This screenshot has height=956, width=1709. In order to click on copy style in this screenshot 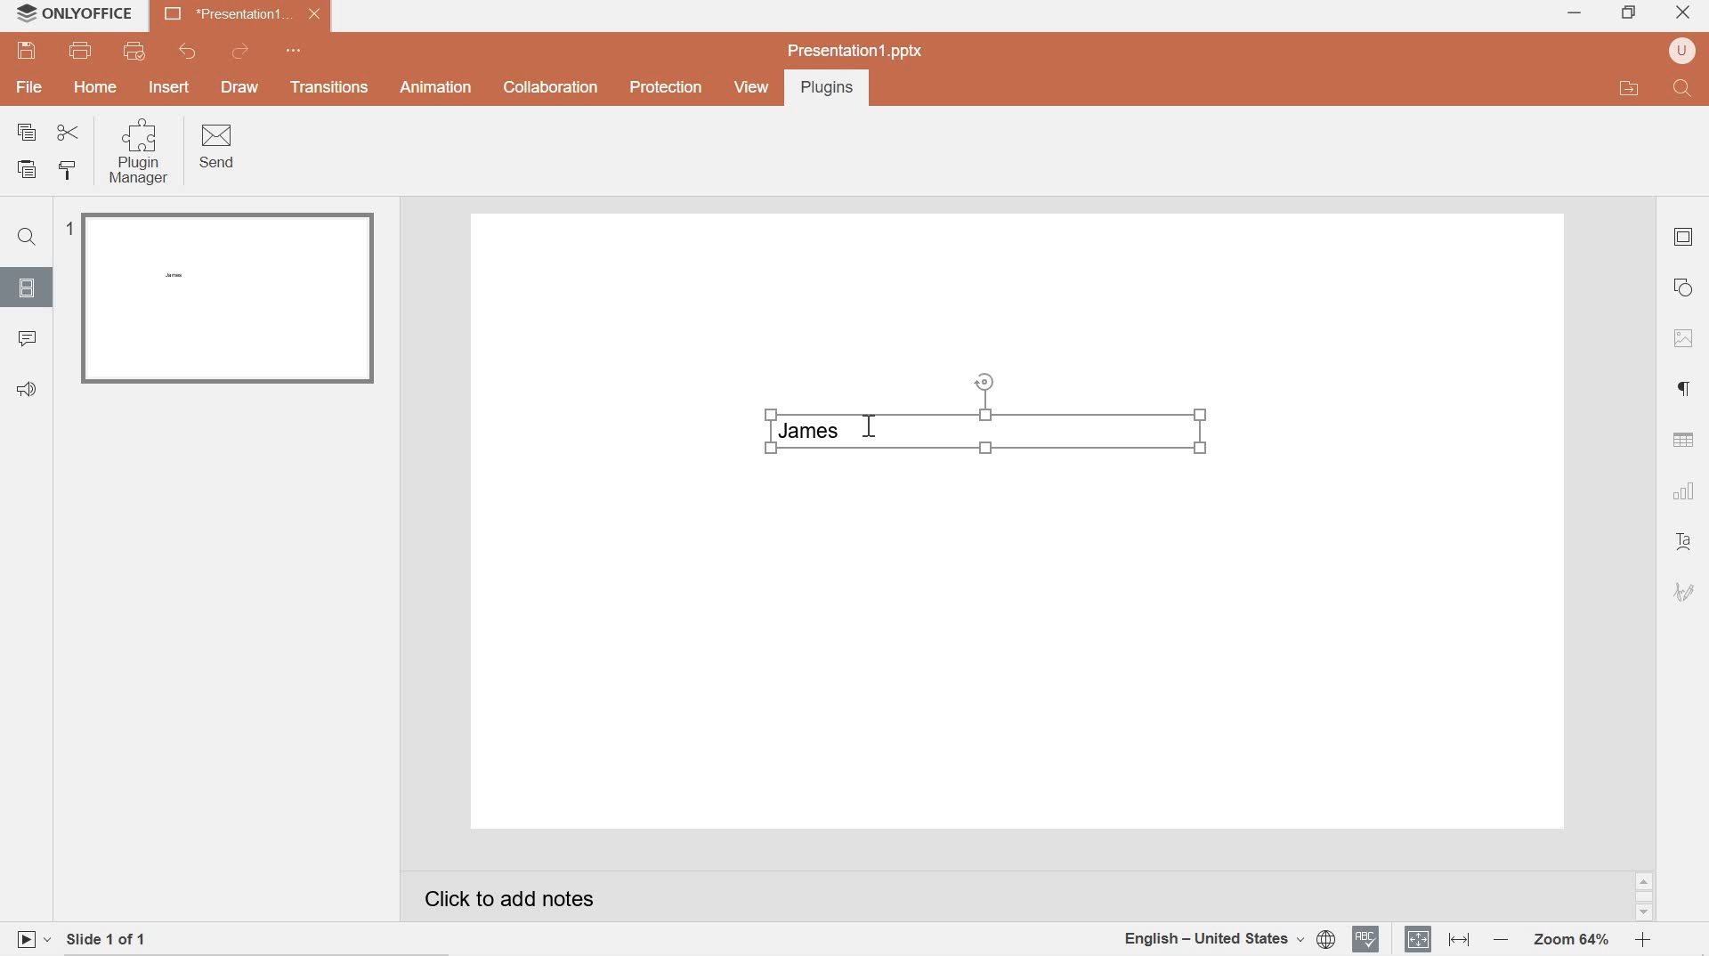, I will do `click(73, 171)`.